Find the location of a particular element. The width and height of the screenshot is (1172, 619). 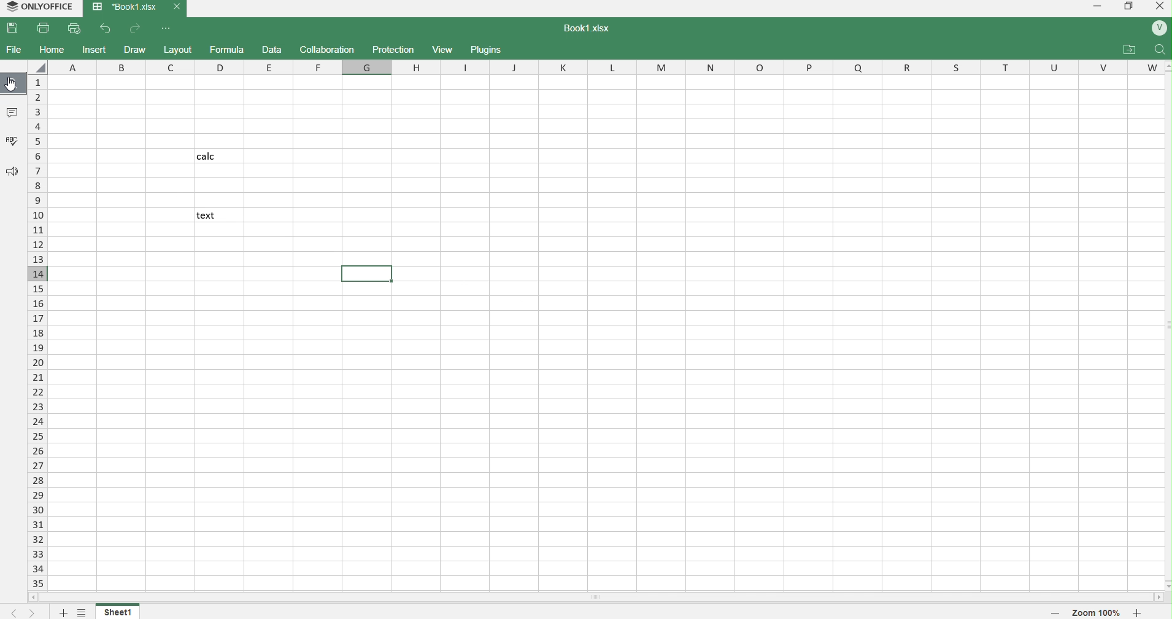

move up is located at coordinates (1165, 66).